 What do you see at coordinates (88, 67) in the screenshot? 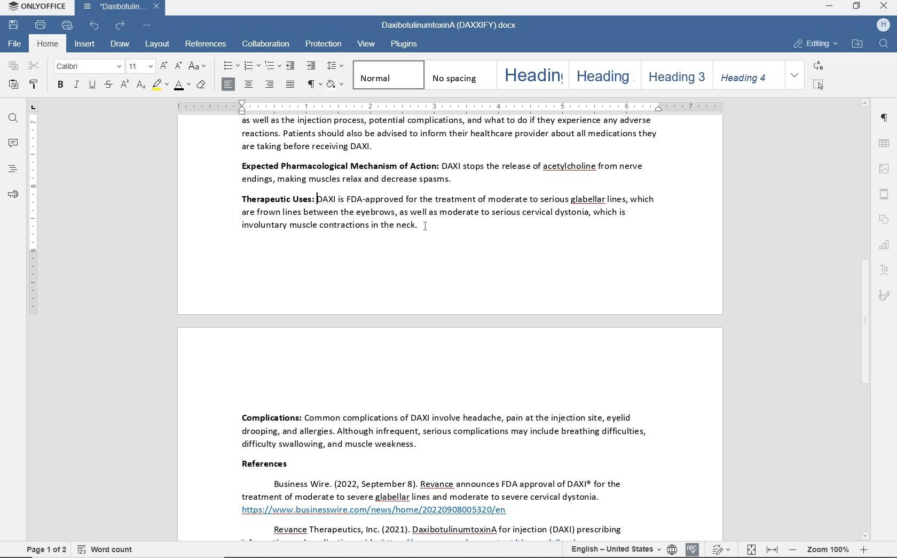
I see `font` at bounding box center [88, 67].